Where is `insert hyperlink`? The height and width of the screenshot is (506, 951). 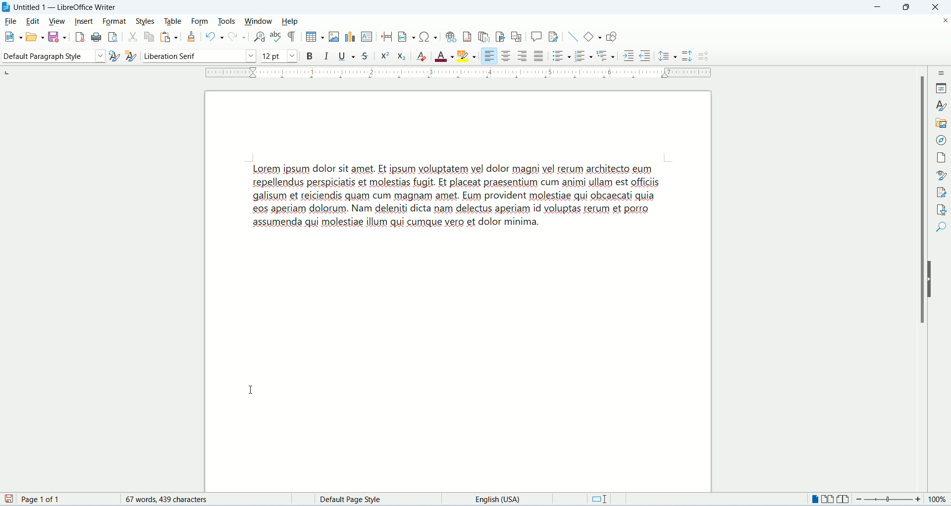 insert hyperlink is located at coordinates (450, 38).